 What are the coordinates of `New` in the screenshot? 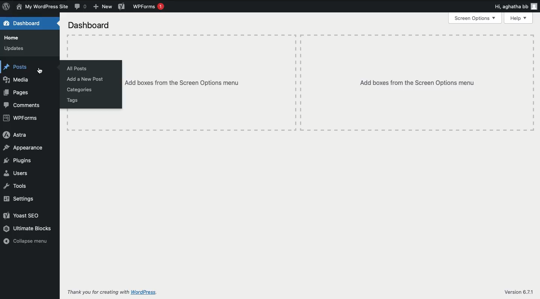 It's located at (103, 6).